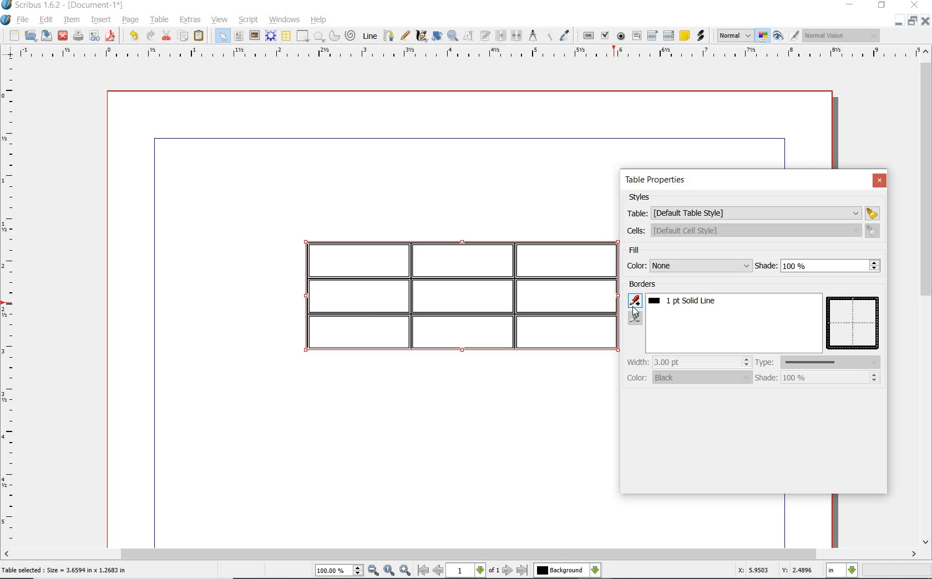  Describe the element at coordinates (150, 36) in the screenshot. I see `redo` at that location.